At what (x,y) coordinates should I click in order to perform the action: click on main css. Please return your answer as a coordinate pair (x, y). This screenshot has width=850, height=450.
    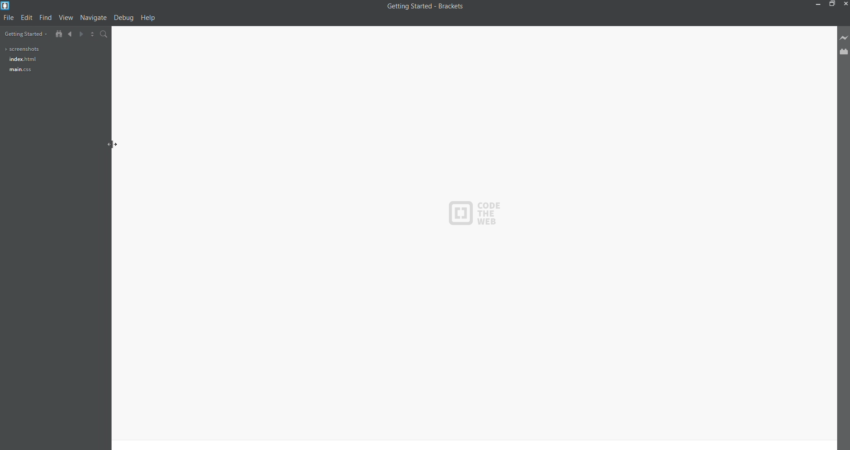
    Looking at the image, I should click on (19, 70).